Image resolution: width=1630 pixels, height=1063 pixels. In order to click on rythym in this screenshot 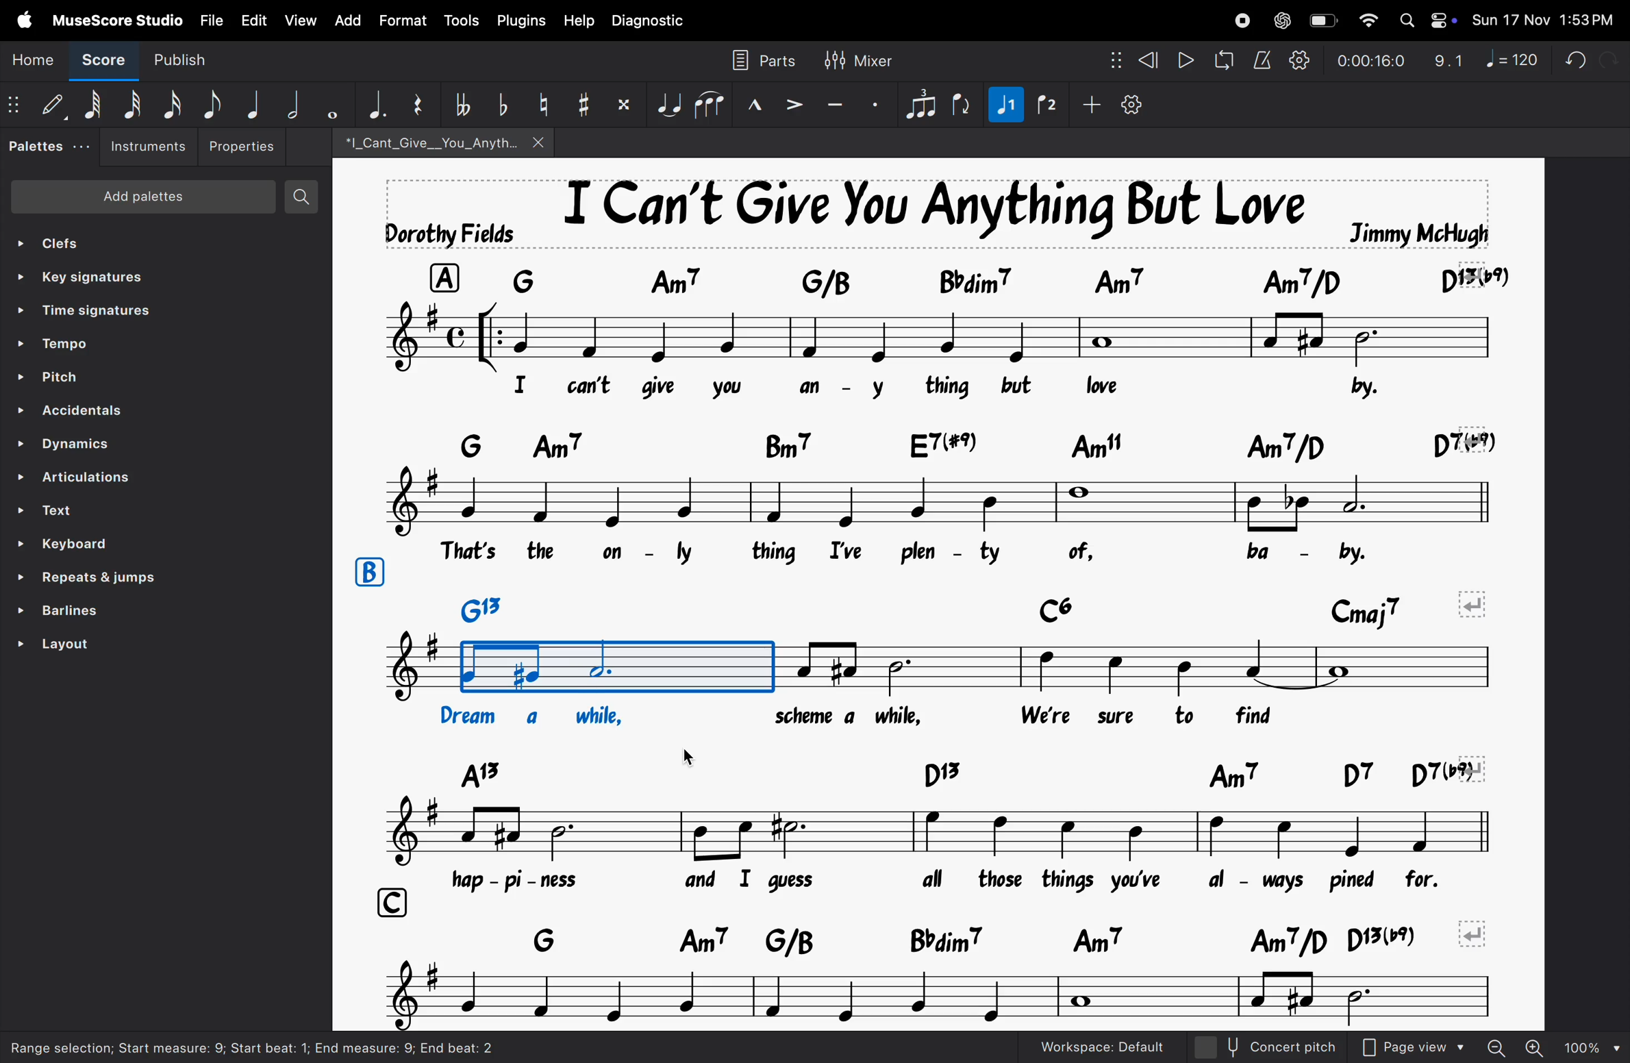, I will do `click(1003, 108)`.